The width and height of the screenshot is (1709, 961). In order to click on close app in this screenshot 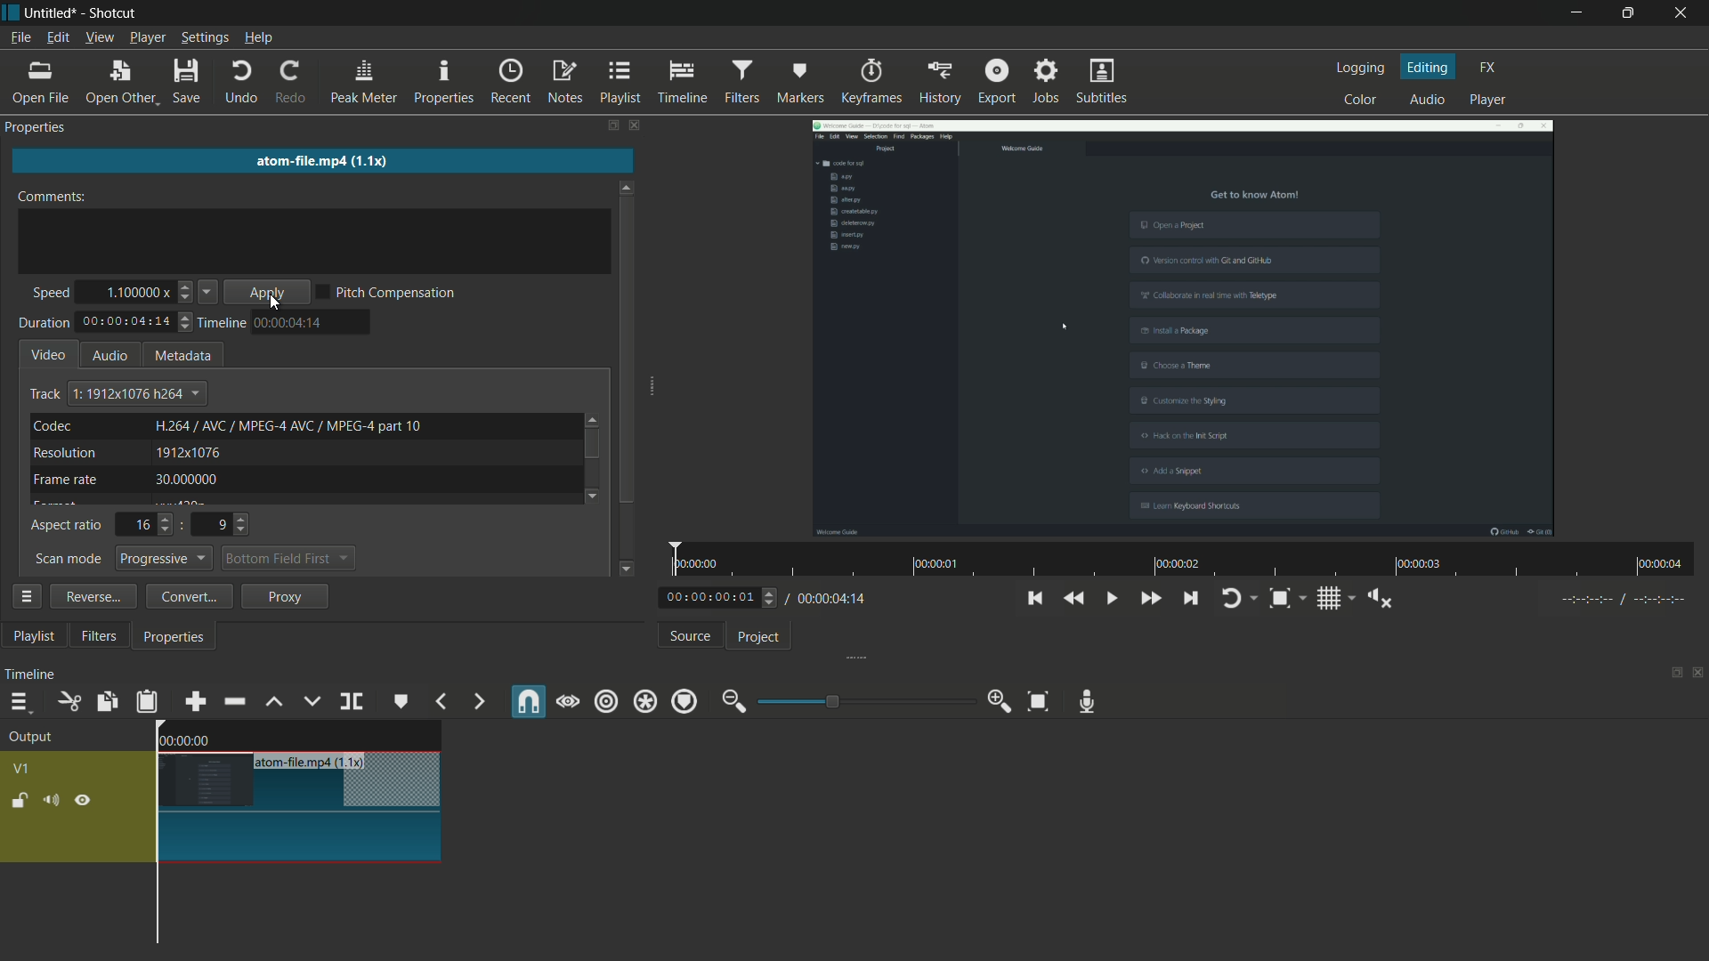, I will do `click(1682, 13)`.